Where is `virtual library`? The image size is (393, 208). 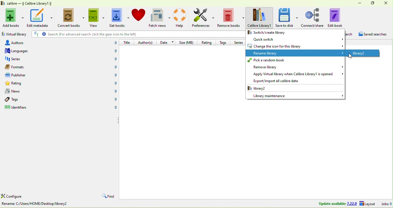 virtual library is located at coordinates (14, 35).